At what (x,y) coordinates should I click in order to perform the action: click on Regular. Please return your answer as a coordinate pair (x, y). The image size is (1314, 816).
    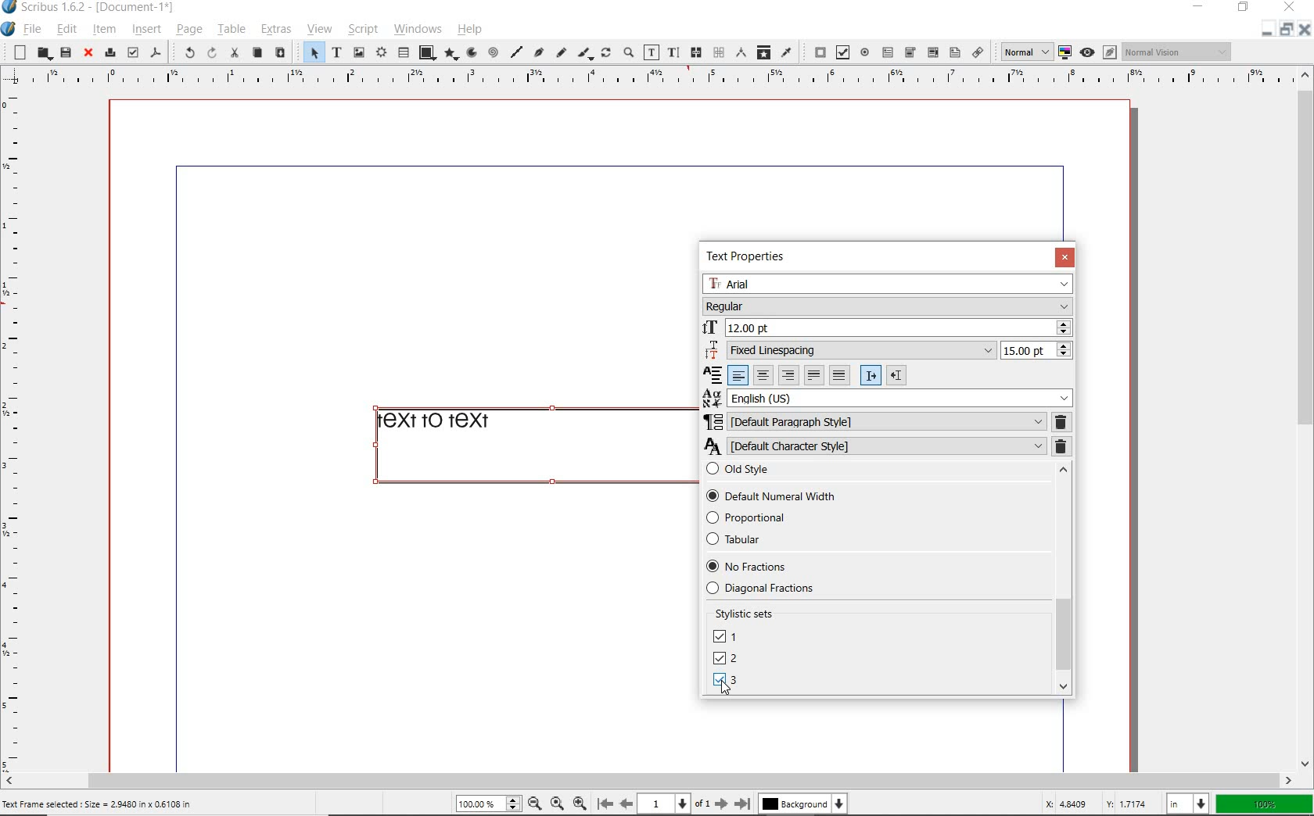
    Looking at the image, I should click on (886, 306).